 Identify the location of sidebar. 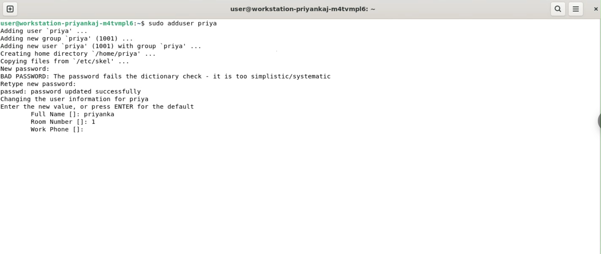
(598, 121).